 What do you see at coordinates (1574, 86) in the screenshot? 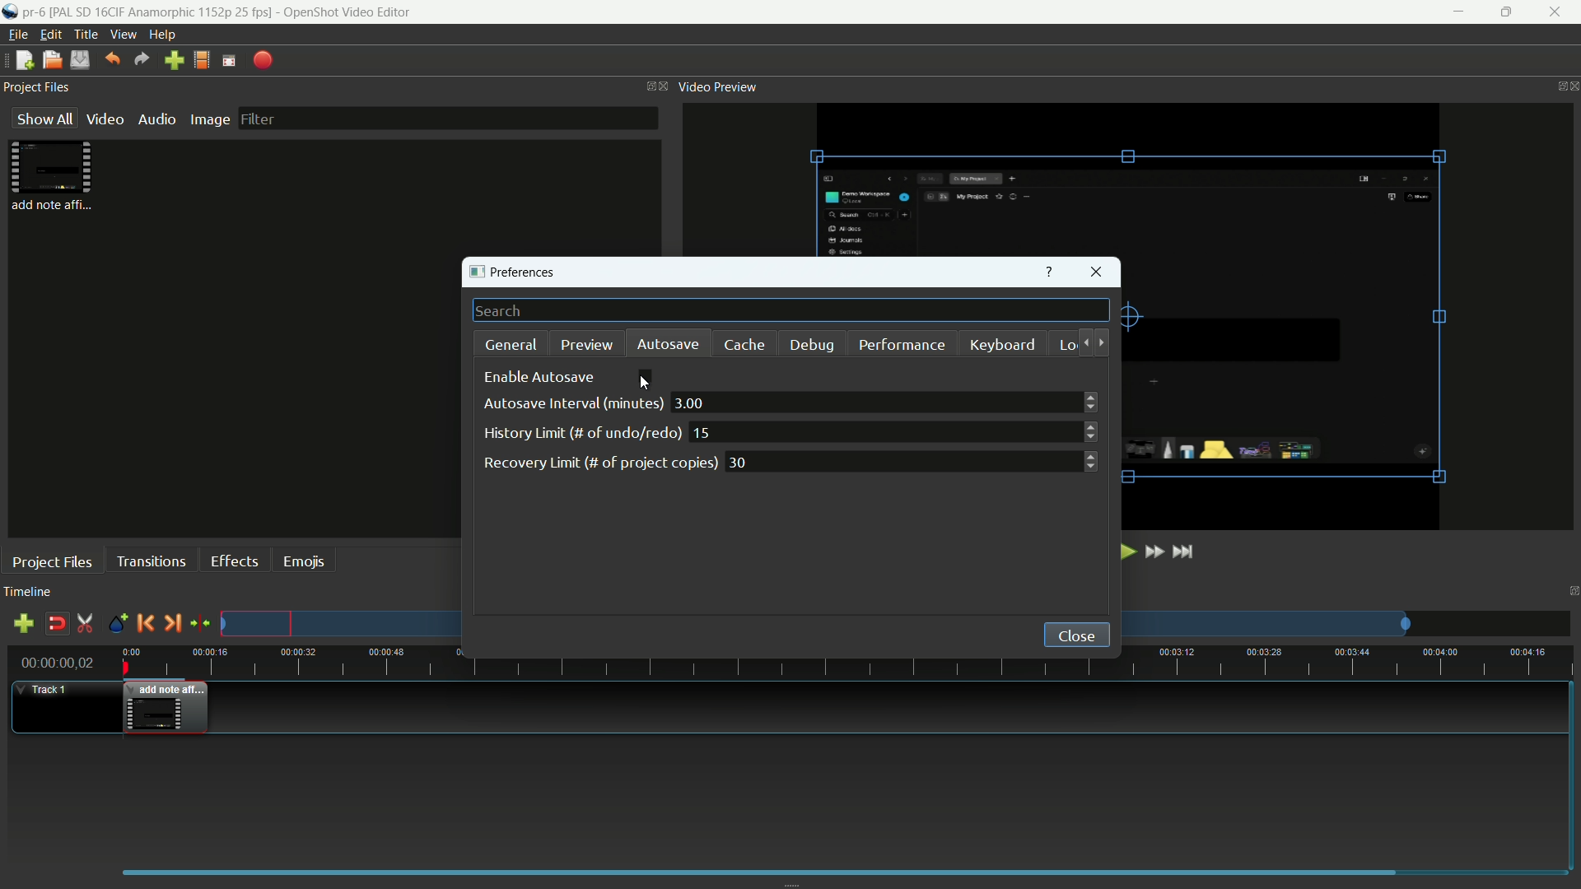
I see `close video preview` at bounding box center [1574, 86].